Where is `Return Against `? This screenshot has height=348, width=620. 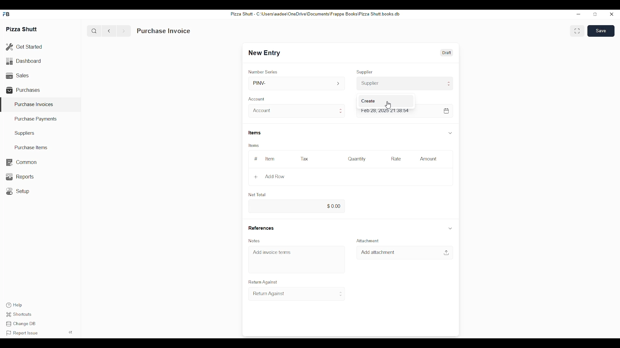
Return Against  is located at coordinates (297, 294).